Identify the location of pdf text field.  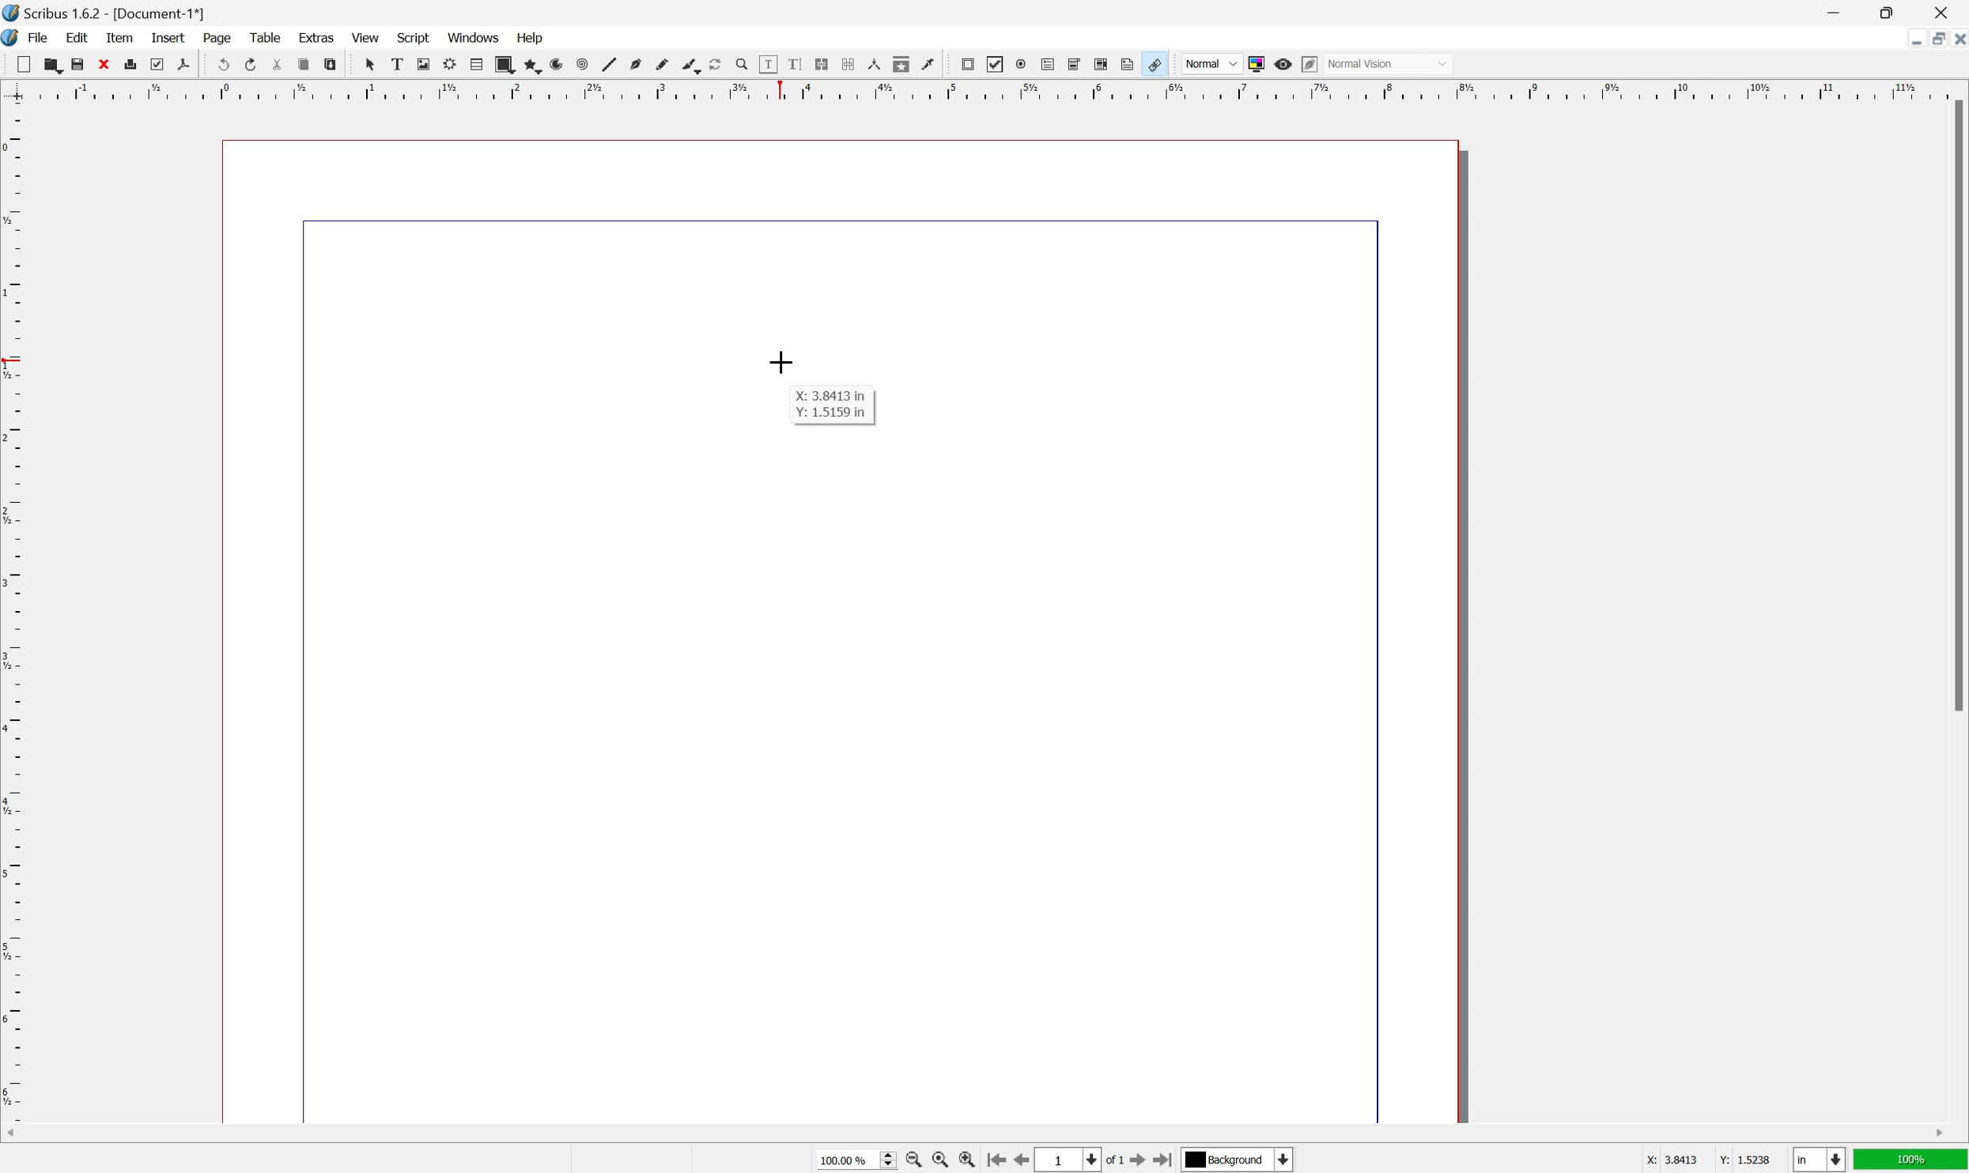
(1048, 64).